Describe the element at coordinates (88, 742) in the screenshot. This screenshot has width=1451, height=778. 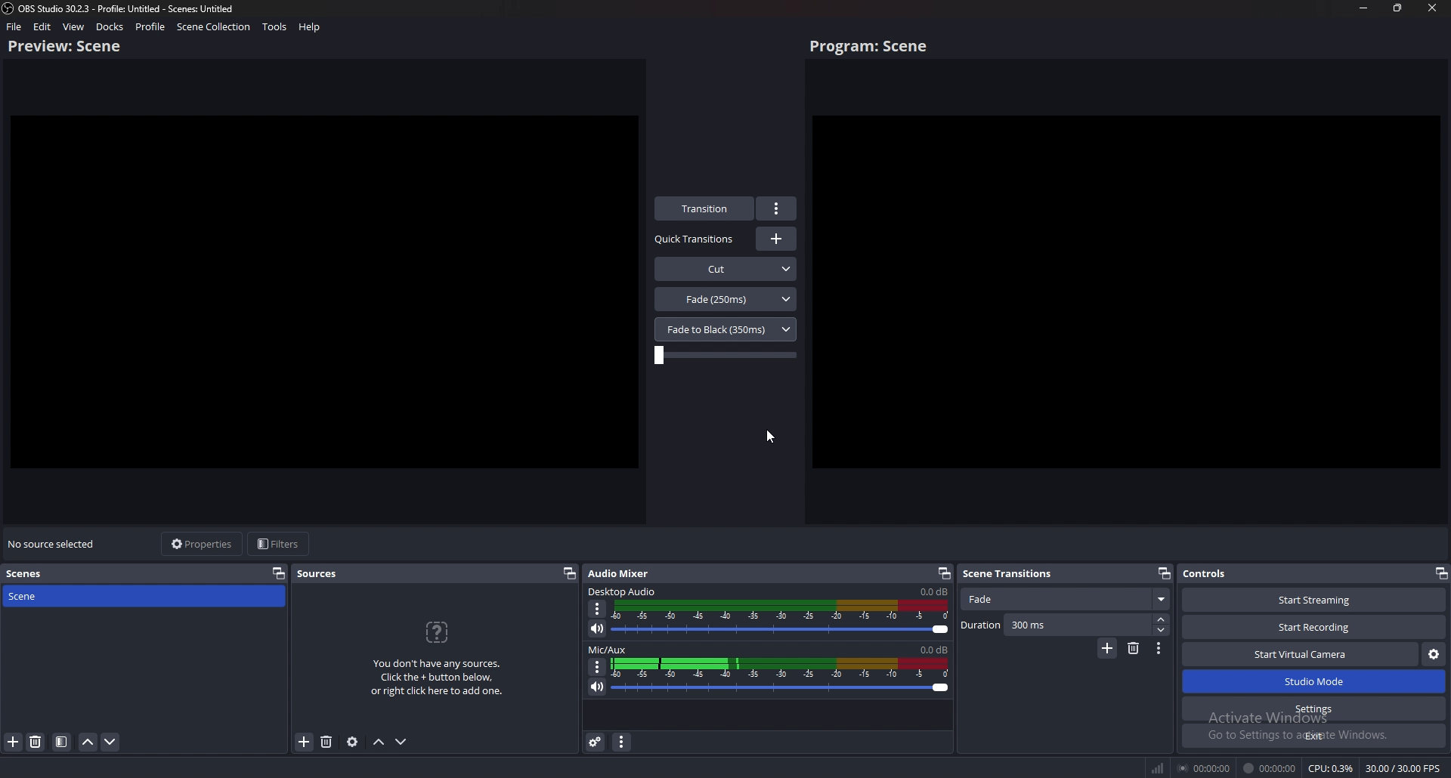
I see `move scene up` at that location.